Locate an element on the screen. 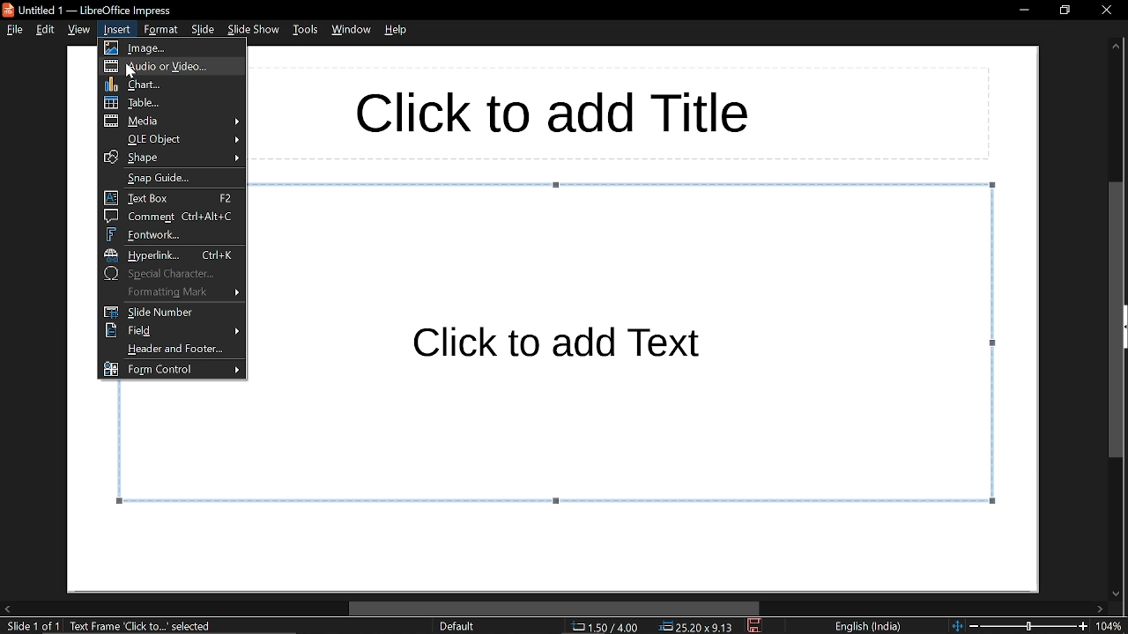  zoom change is located at coordinates (1020, 627).